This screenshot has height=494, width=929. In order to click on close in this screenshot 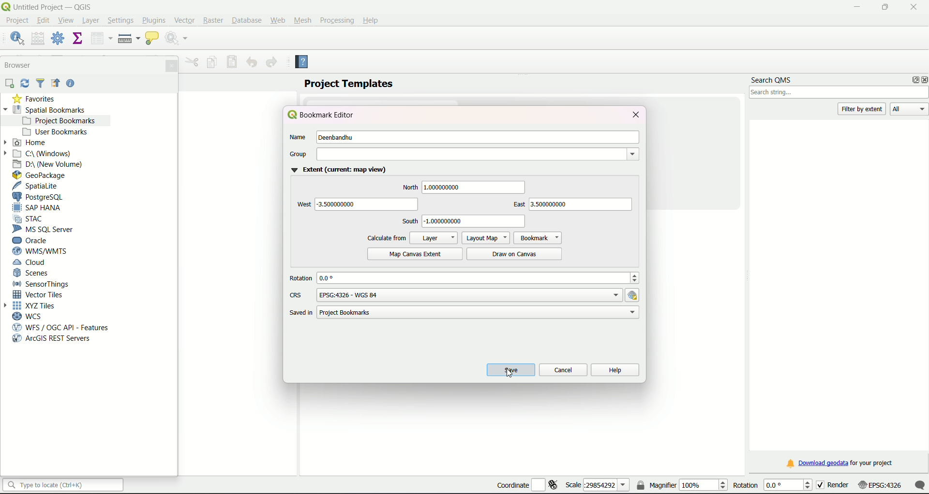, I will do `click(634, 115)`.